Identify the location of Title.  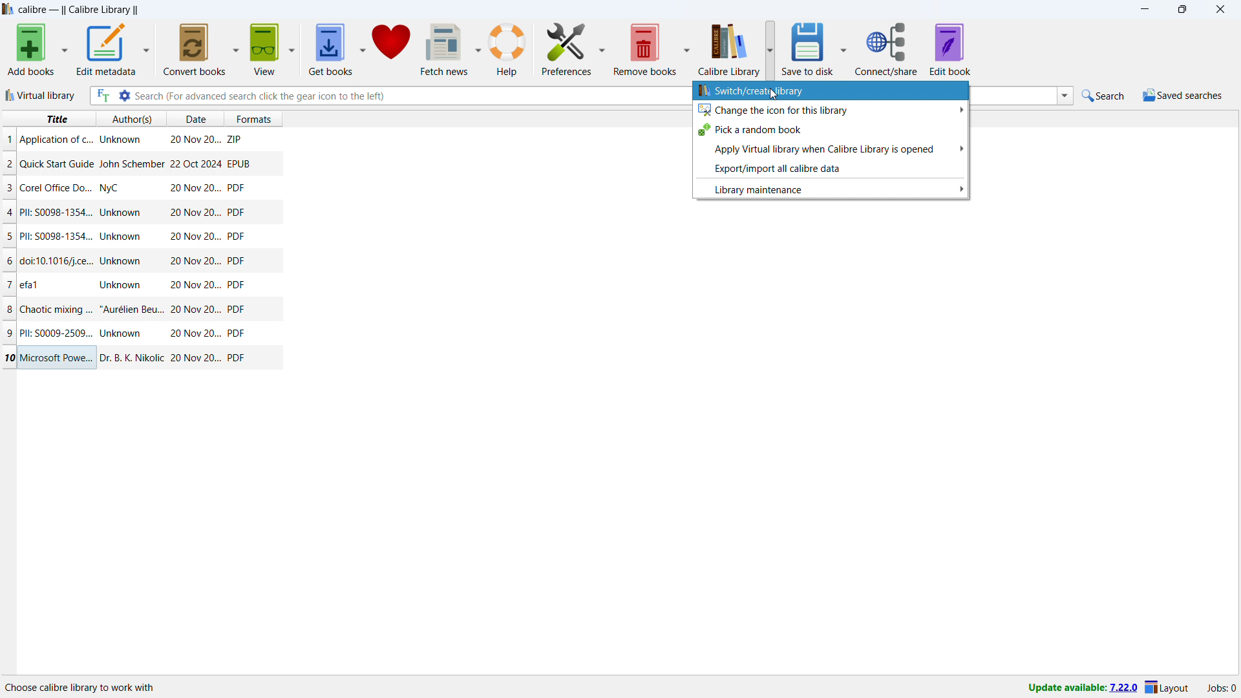
(56, 140).